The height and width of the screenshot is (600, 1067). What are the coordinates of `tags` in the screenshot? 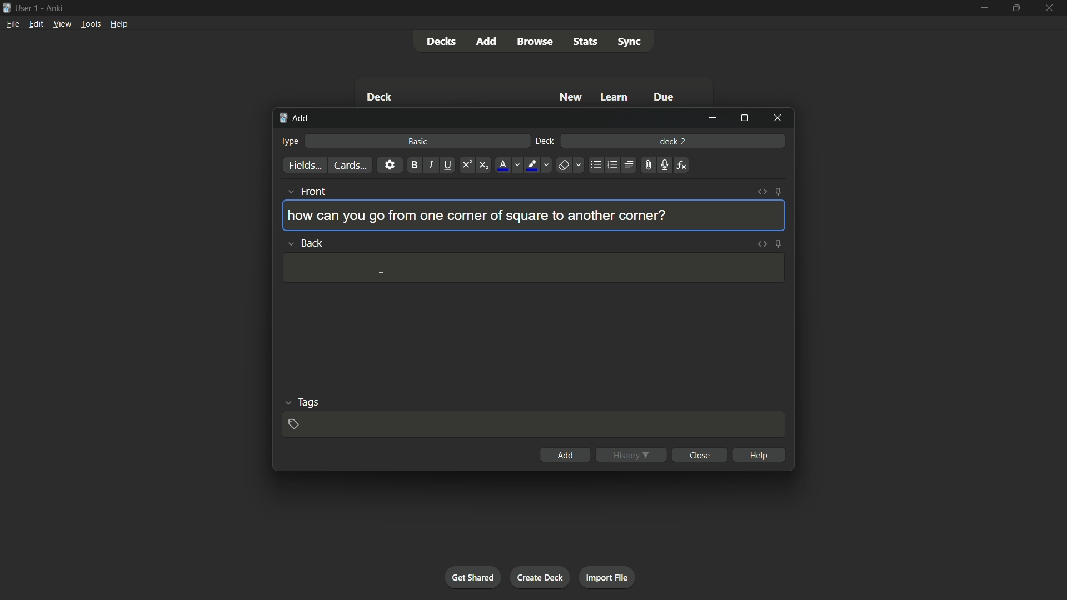 It's located at (300, 403).